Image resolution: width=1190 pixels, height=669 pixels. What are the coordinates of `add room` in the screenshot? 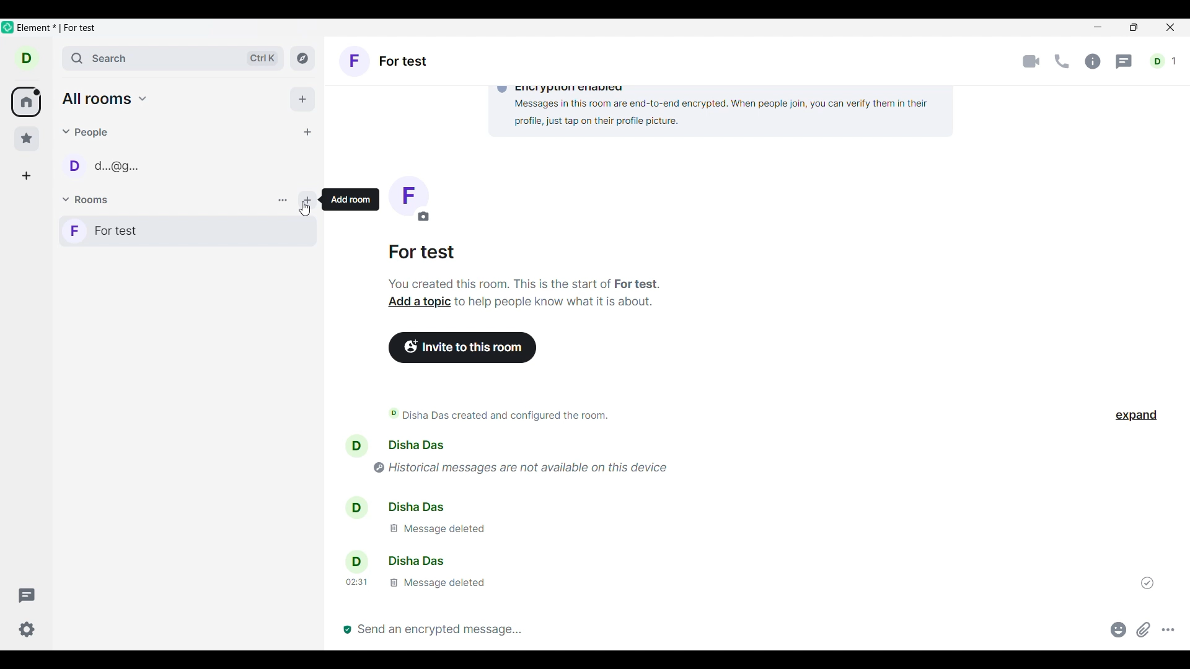 It's located at (349, 200).